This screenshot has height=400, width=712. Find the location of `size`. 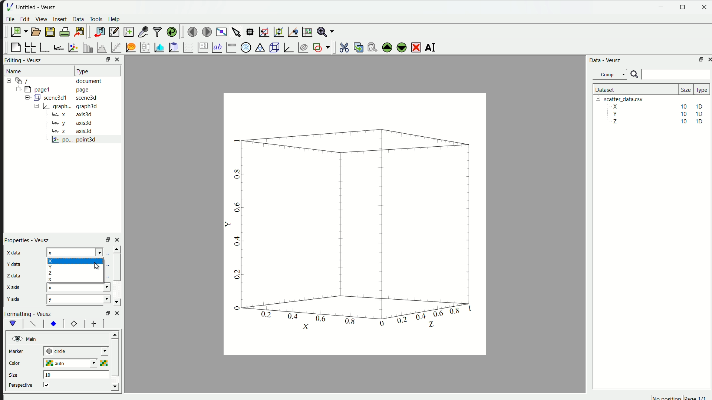

size is located at coordinates (15, 374).